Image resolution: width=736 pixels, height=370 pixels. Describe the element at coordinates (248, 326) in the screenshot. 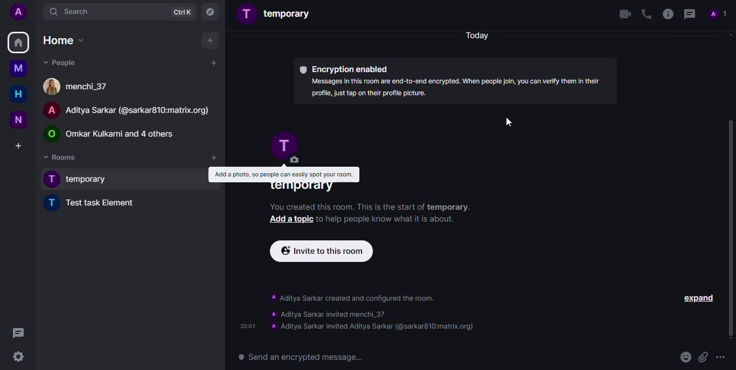

I see `time` at that location.